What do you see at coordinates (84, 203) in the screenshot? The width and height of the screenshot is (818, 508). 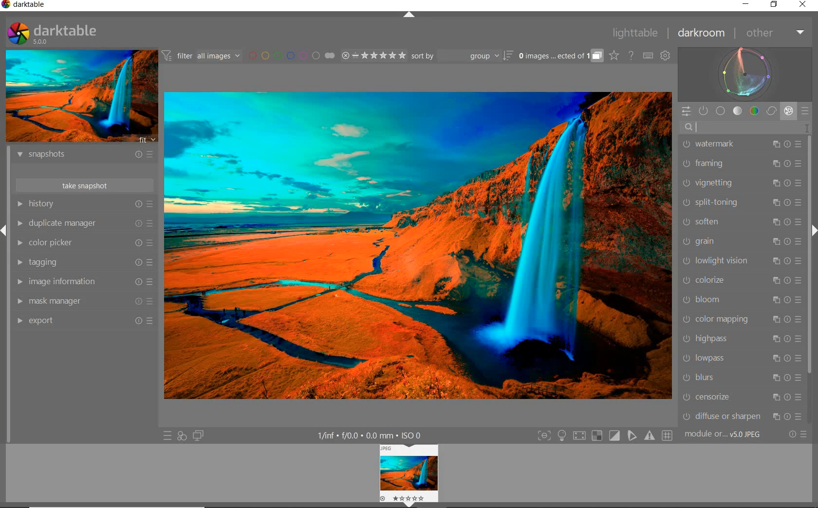 I see `history` at bounding box center [84, 203].